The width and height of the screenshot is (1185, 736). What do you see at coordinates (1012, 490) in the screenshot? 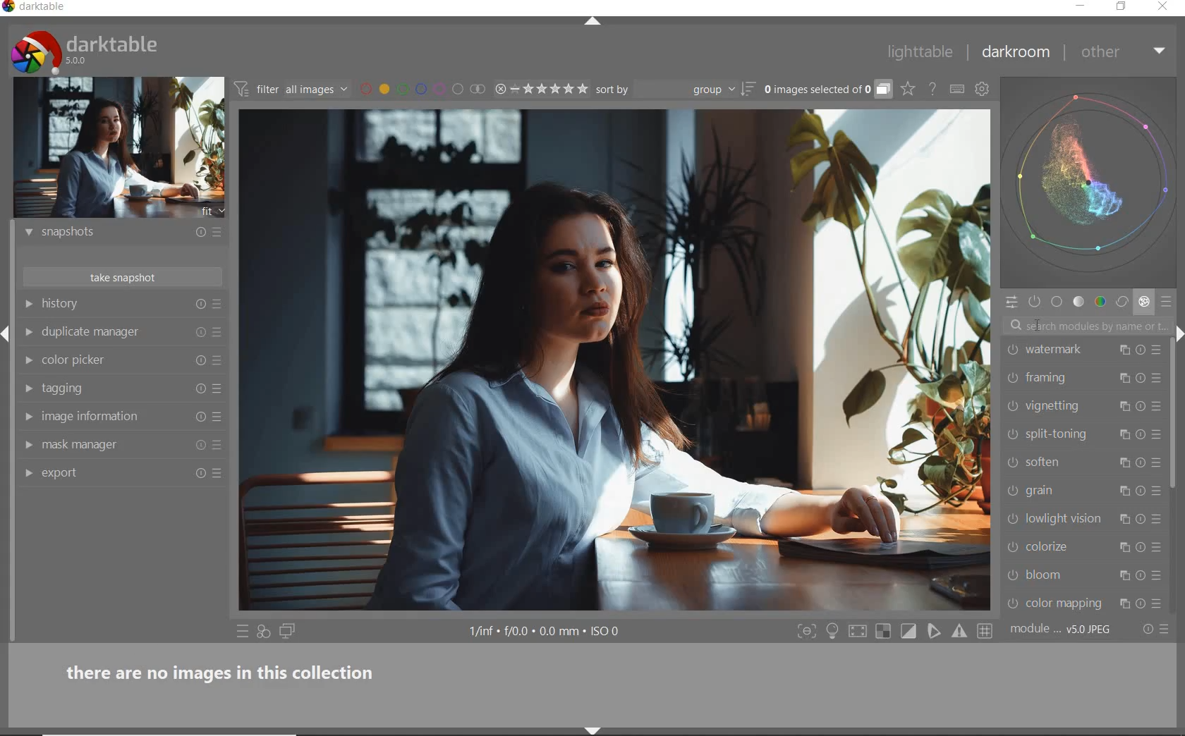
I see `'grain' is switched off` at bounding box center [1012, 490].